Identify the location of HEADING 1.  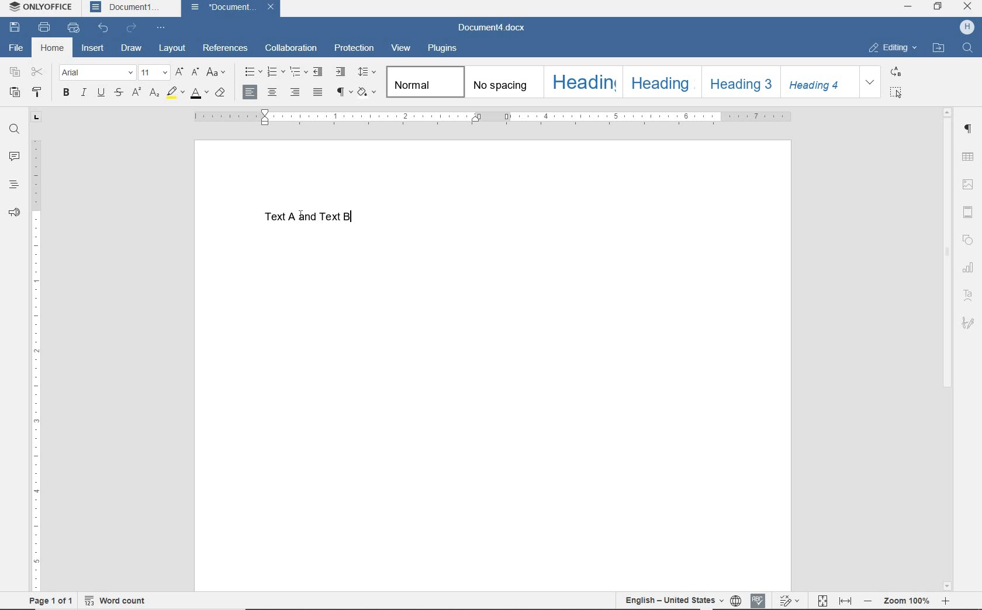
(582, 82).